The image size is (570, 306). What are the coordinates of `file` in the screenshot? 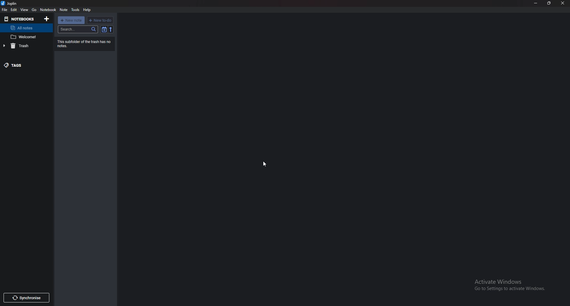 It's located at (4, 9).